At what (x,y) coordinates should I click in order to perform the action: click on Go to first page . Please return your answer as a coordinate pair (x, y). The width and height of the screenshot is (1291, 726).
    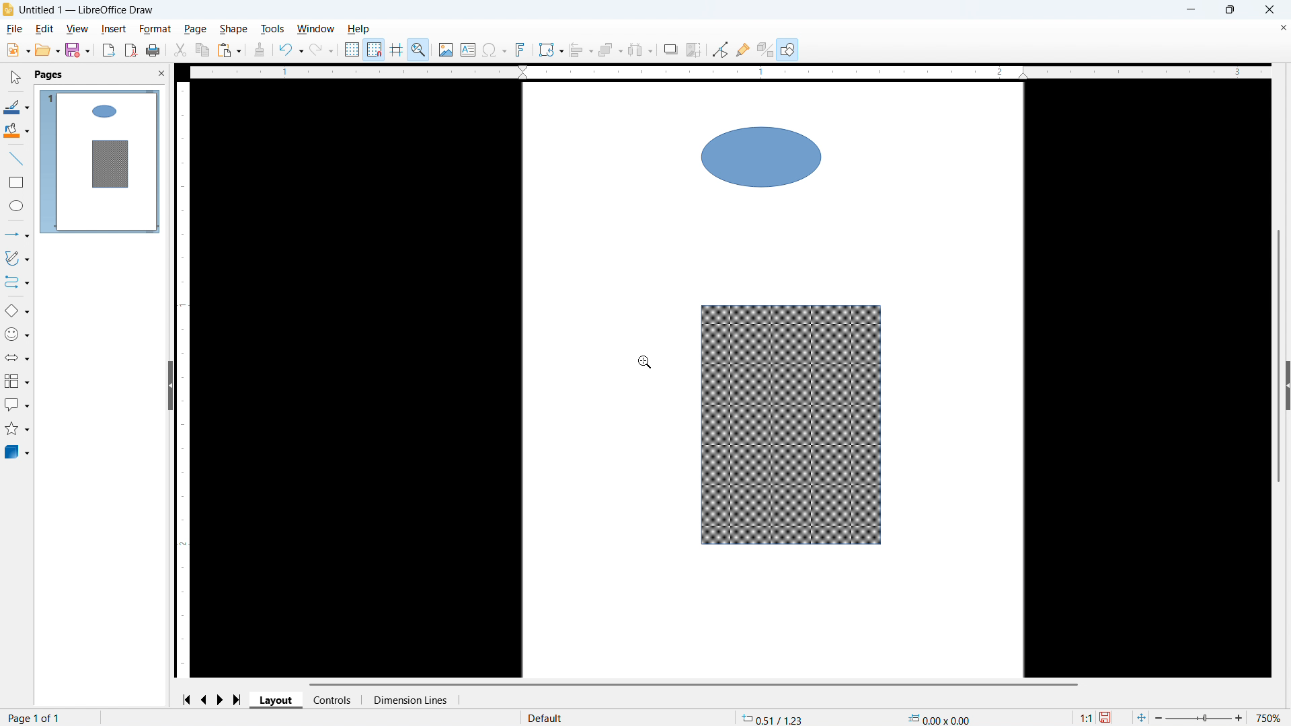
    Looking at the image, I should click on (189, 700).